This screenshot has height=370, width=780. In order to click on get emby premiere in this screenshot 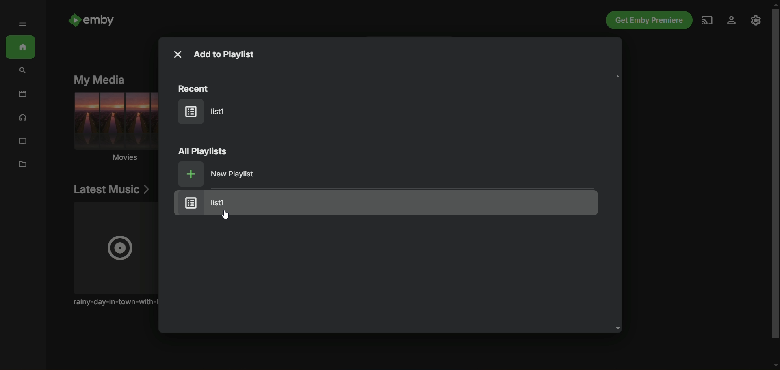, I will do `click(649, 20)`.